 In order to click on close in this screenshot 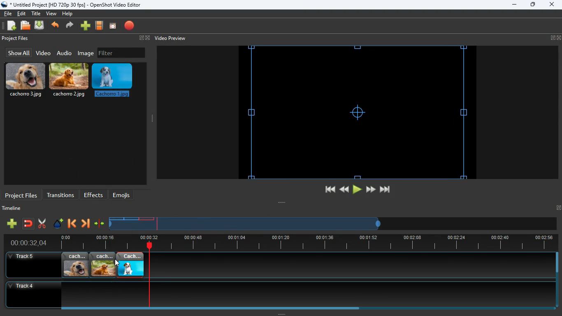, I will do `click(551, 5)`.